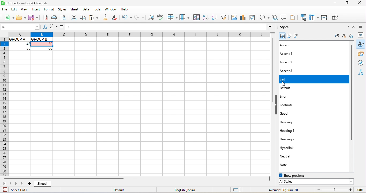 This screenshot has width=366, height=193. I want to click on standard selection, so click(236, 189).